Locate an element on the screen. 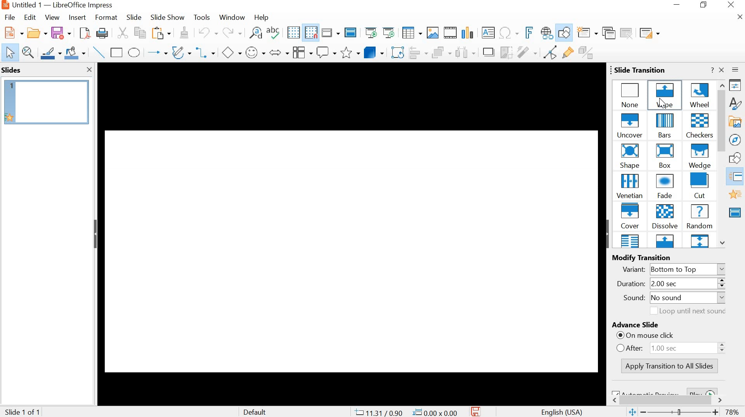 The height and width of the screenshot is (417, 745). help is located at coordinates (711, 70).